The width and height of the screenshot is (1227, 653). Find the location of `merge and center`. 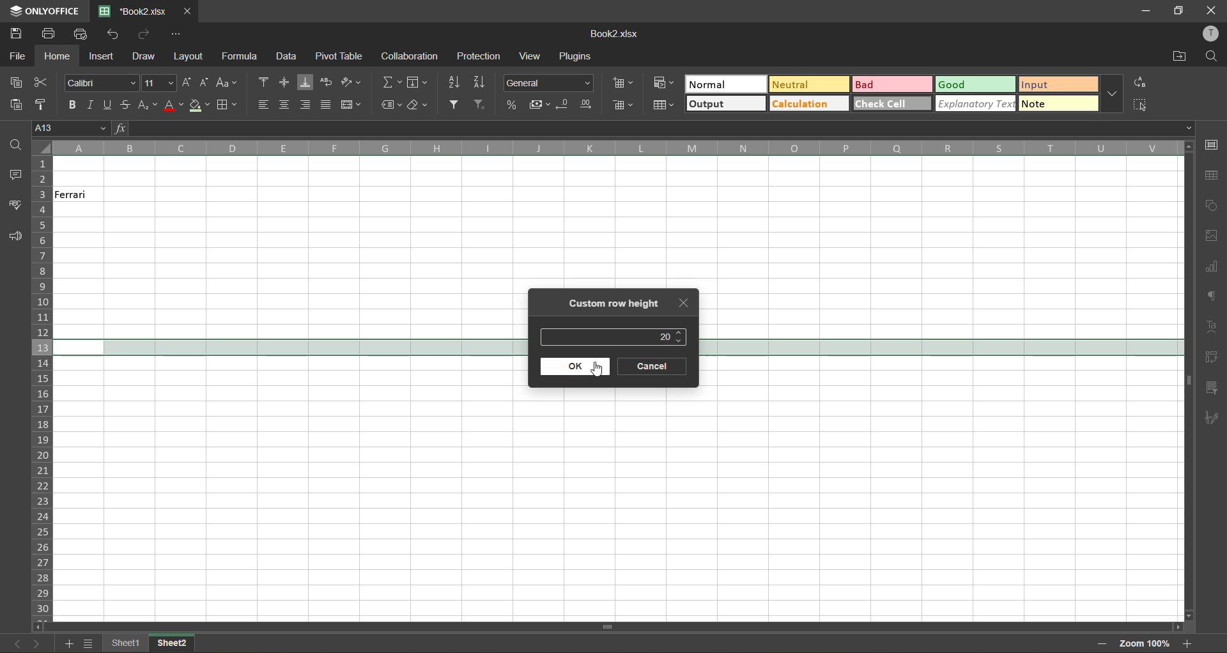

merge and center is located at coordinates (351, 105).